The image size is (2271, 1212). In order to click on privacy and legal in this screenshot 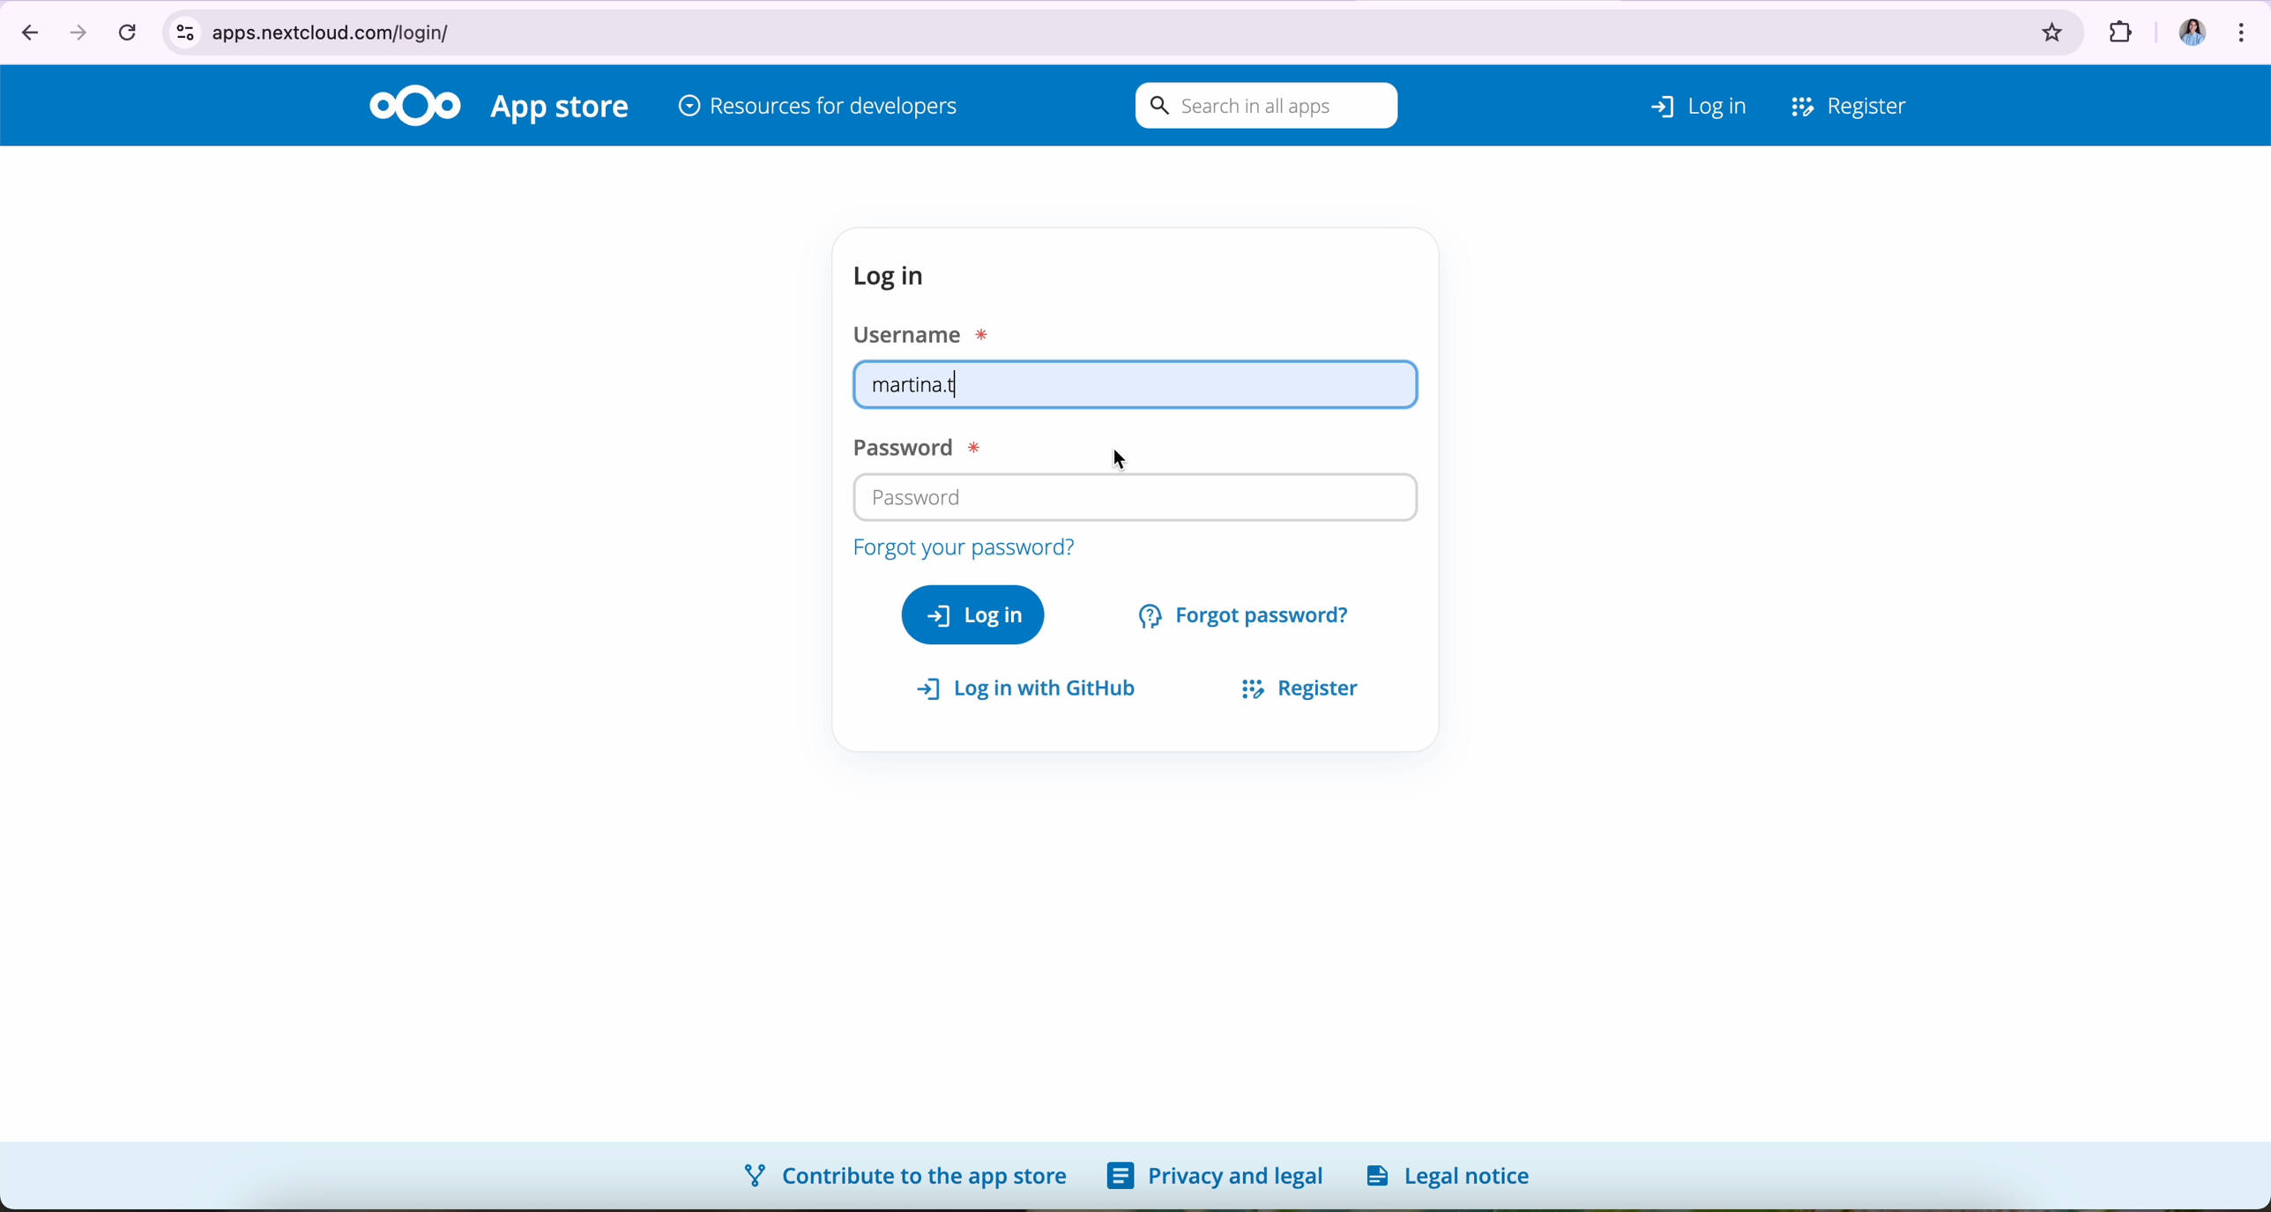, I will do `click(1215, 1177)`.